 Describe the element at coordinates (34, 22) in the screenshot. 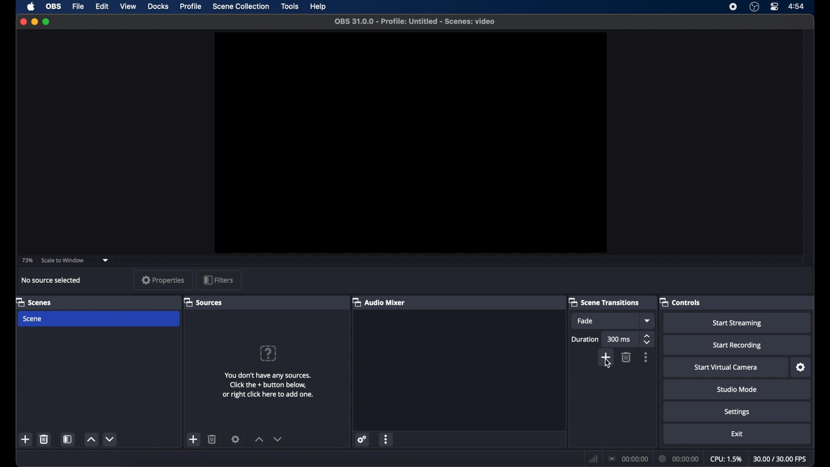

I see `minimize` at that location.